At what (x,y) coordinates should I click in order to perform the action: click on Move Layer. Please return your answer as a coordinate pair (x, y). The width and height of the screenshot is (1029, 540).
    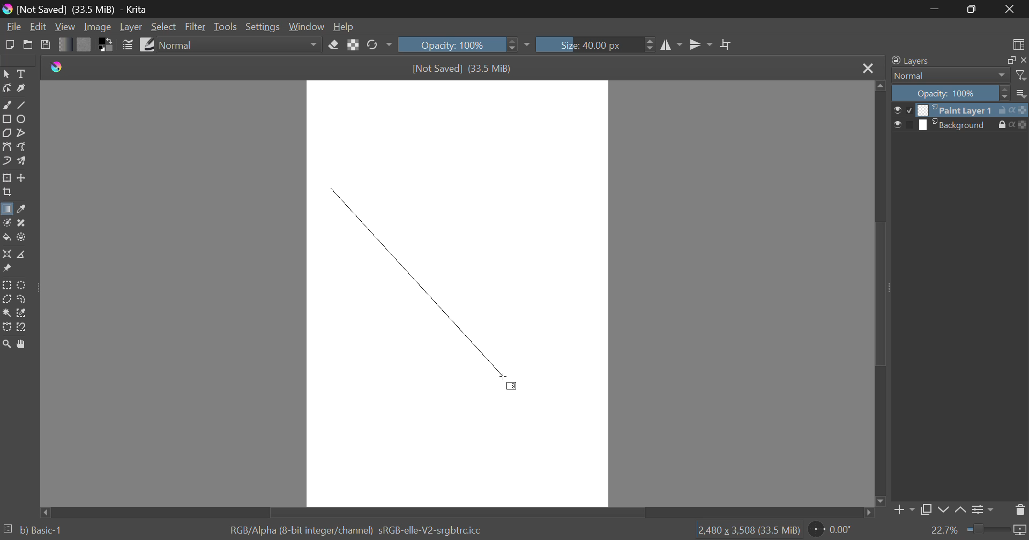
    Looking at the image, I should click on (22, 178).